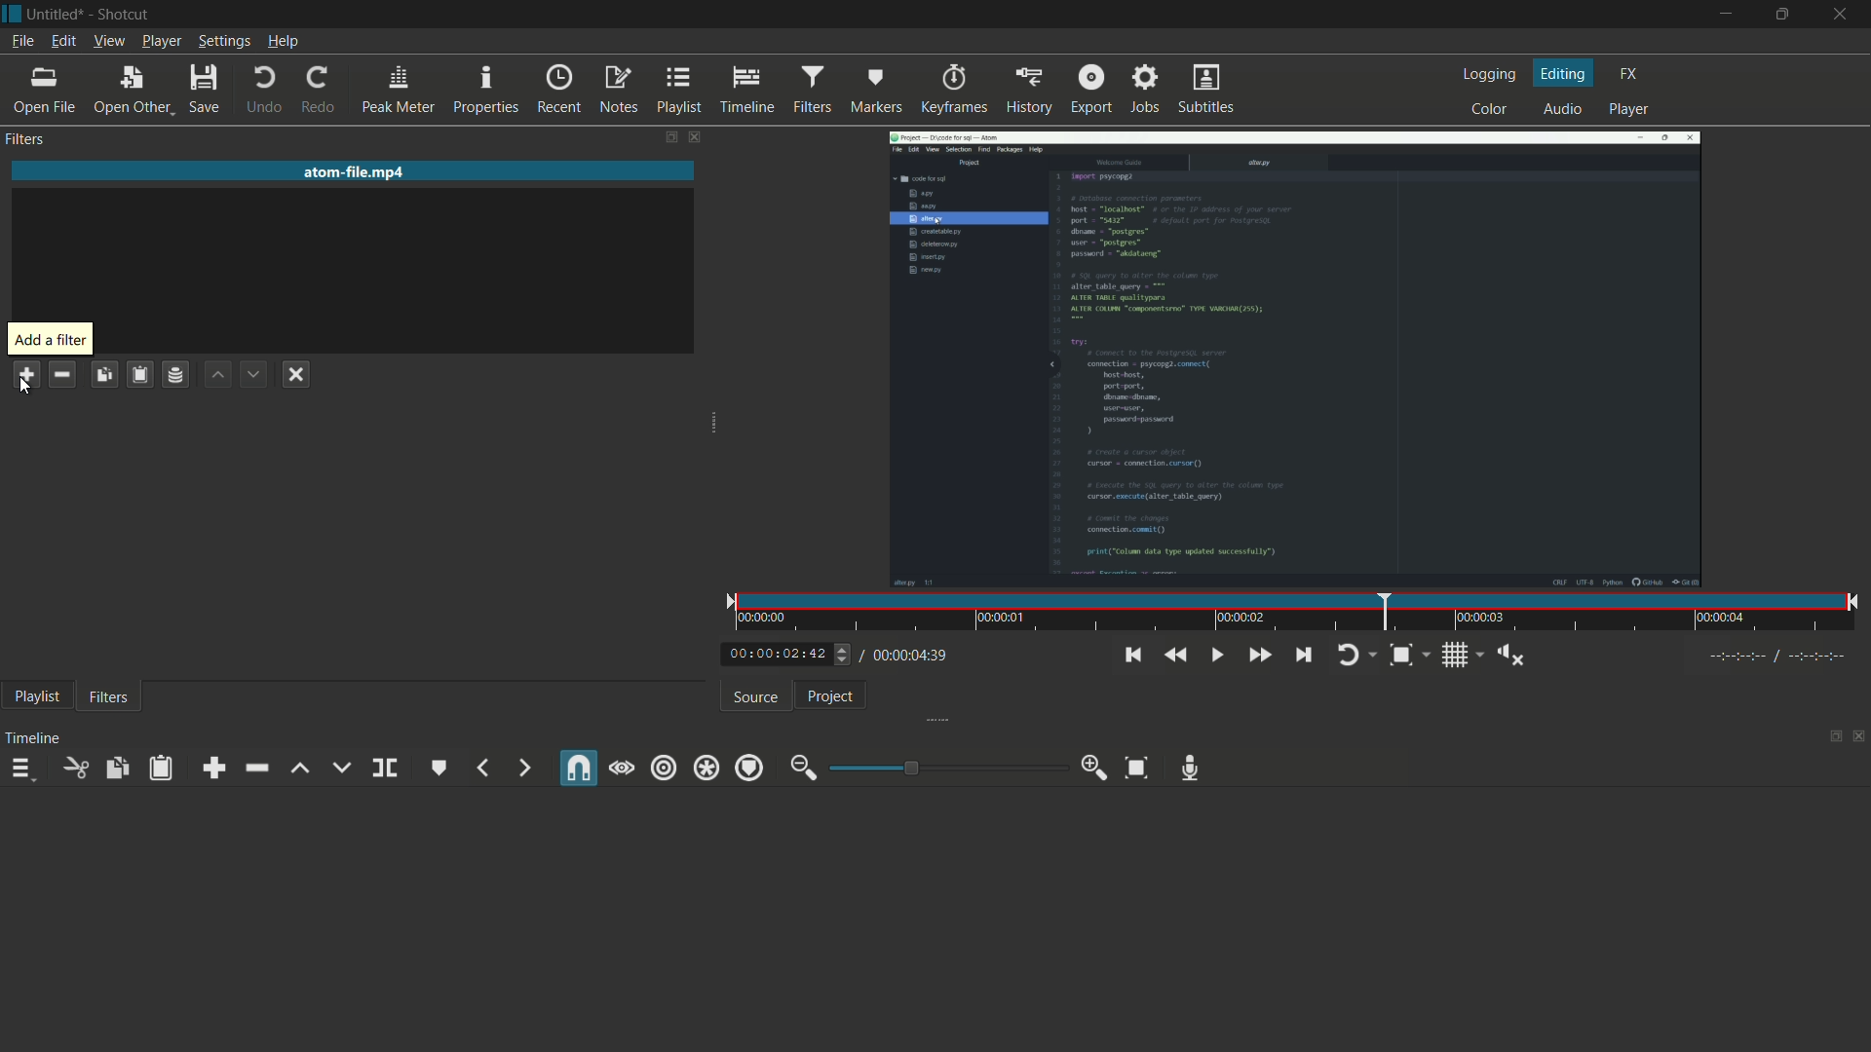 The width and height of the screenshot is (1871, 1052). What do you see at coordinates (1720, 16) in the screenshot?
I see `minimize` at bounding box center [1720, 16].